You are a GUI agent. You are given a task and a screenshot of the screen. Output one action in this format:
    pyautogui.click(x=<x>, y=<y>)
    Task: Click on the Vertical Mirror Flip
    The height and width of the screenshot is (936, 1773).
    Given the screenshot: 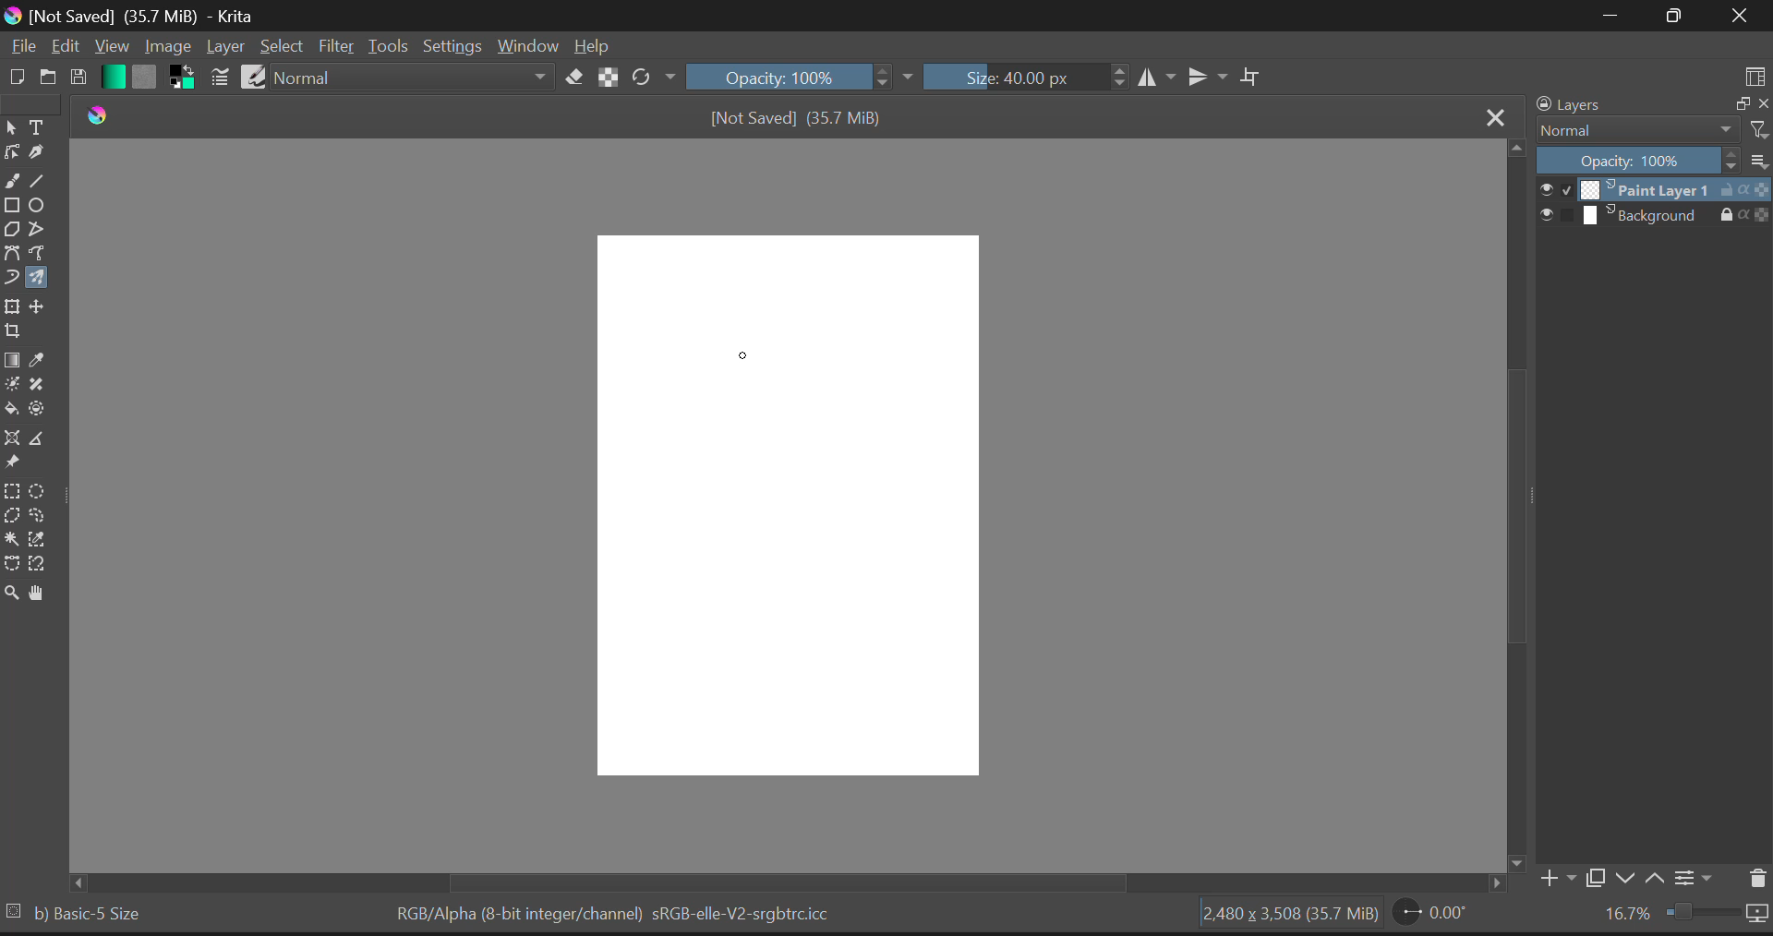 What is the action you would take?
    pyautogui.click(x=1159, y=78)
    